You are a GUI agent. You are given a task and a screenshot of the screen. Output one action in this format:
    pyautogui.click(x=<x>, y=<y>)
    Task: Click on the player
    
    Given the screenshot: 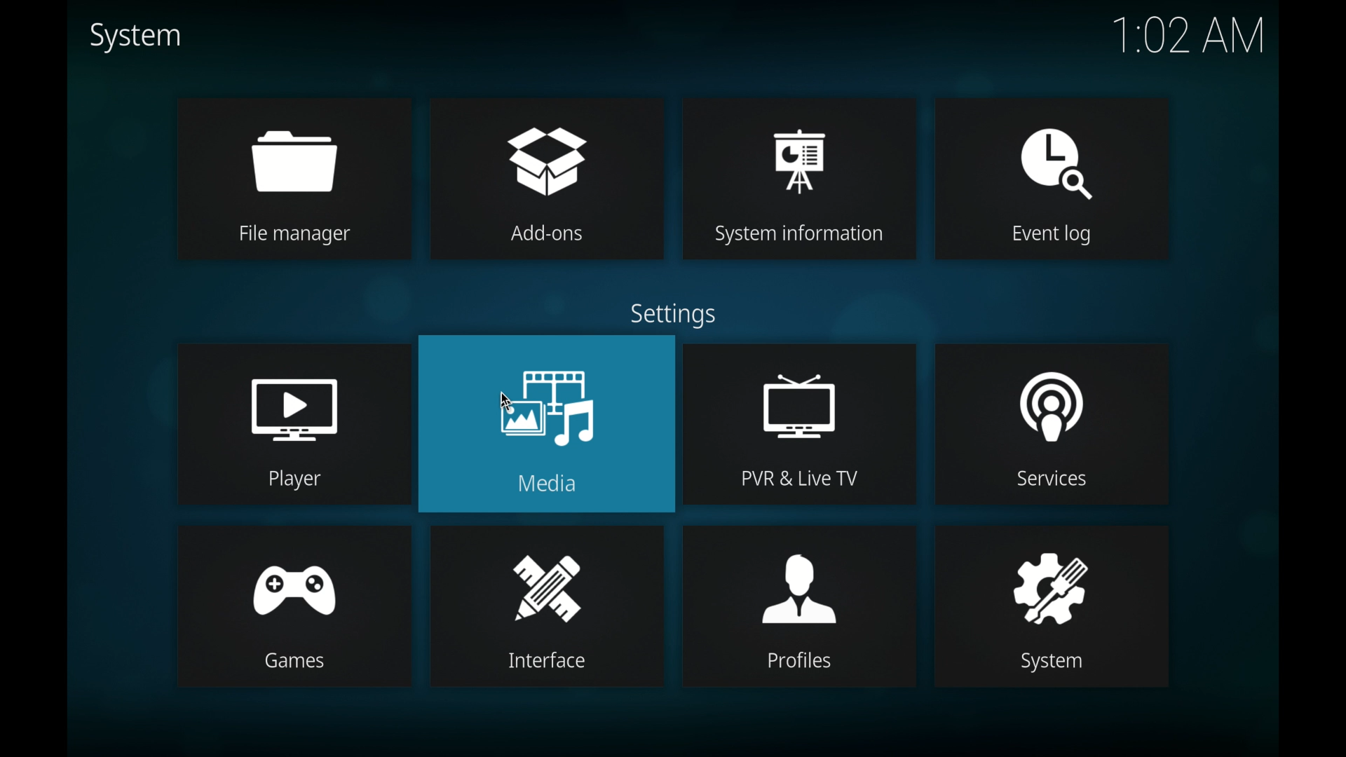 What is the action you would take?
    pyautogui.click(x=294, y=399)
    